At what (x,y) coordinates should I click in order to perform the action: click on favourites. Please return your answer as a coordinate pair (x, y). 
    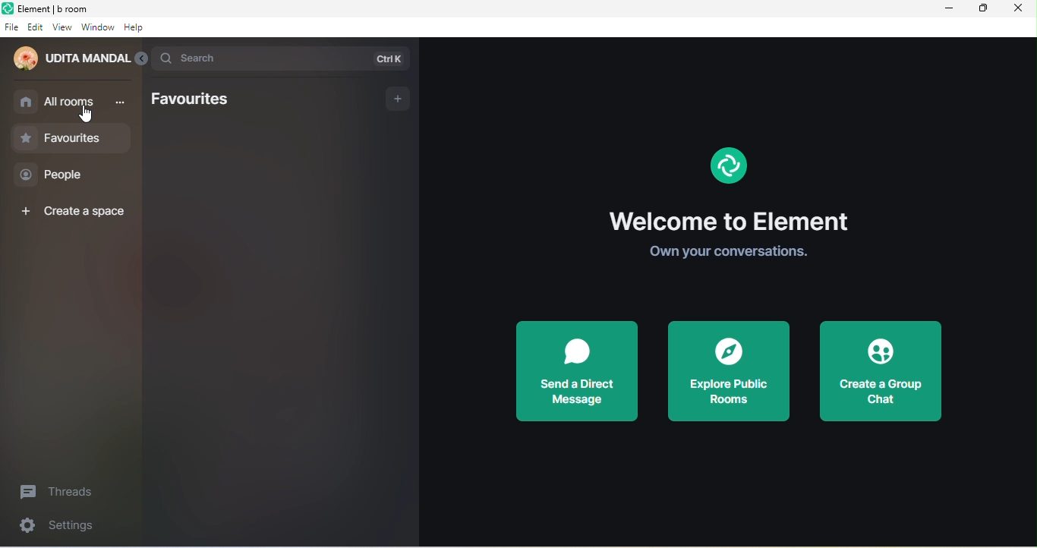
    Looking at the image, I should click on (191, 99).